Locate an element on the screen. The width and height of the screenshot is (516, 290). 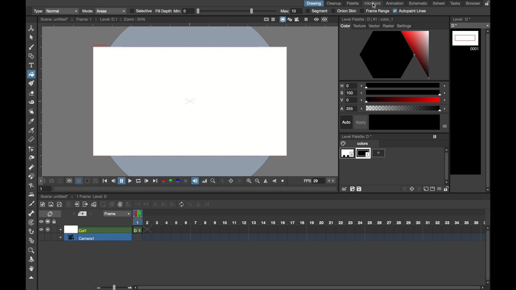
control point editor tool is located at coordinates (31, 149).